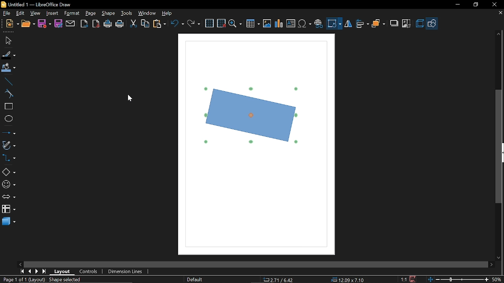 The height and width of the screenshot is (283, 504). I want to click on -22.64/-1.48, so click(283, 279).